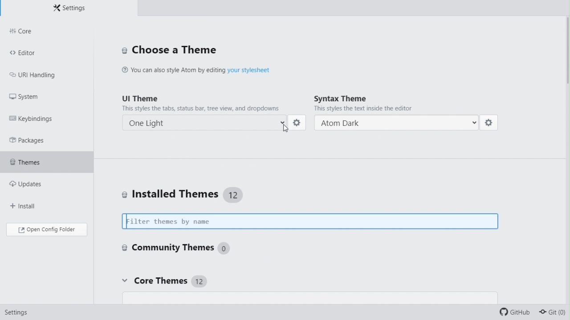 This screenshot has width=570, height=320. Describe the element at coordinates (17, 312) in the screenshot. I see `setting` at that location.